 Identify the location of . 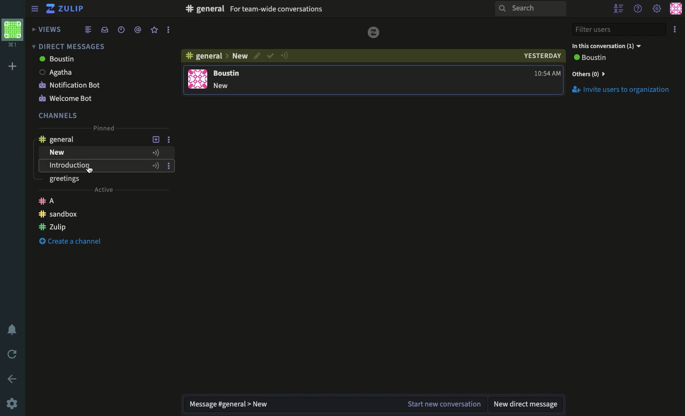
(241, 57).